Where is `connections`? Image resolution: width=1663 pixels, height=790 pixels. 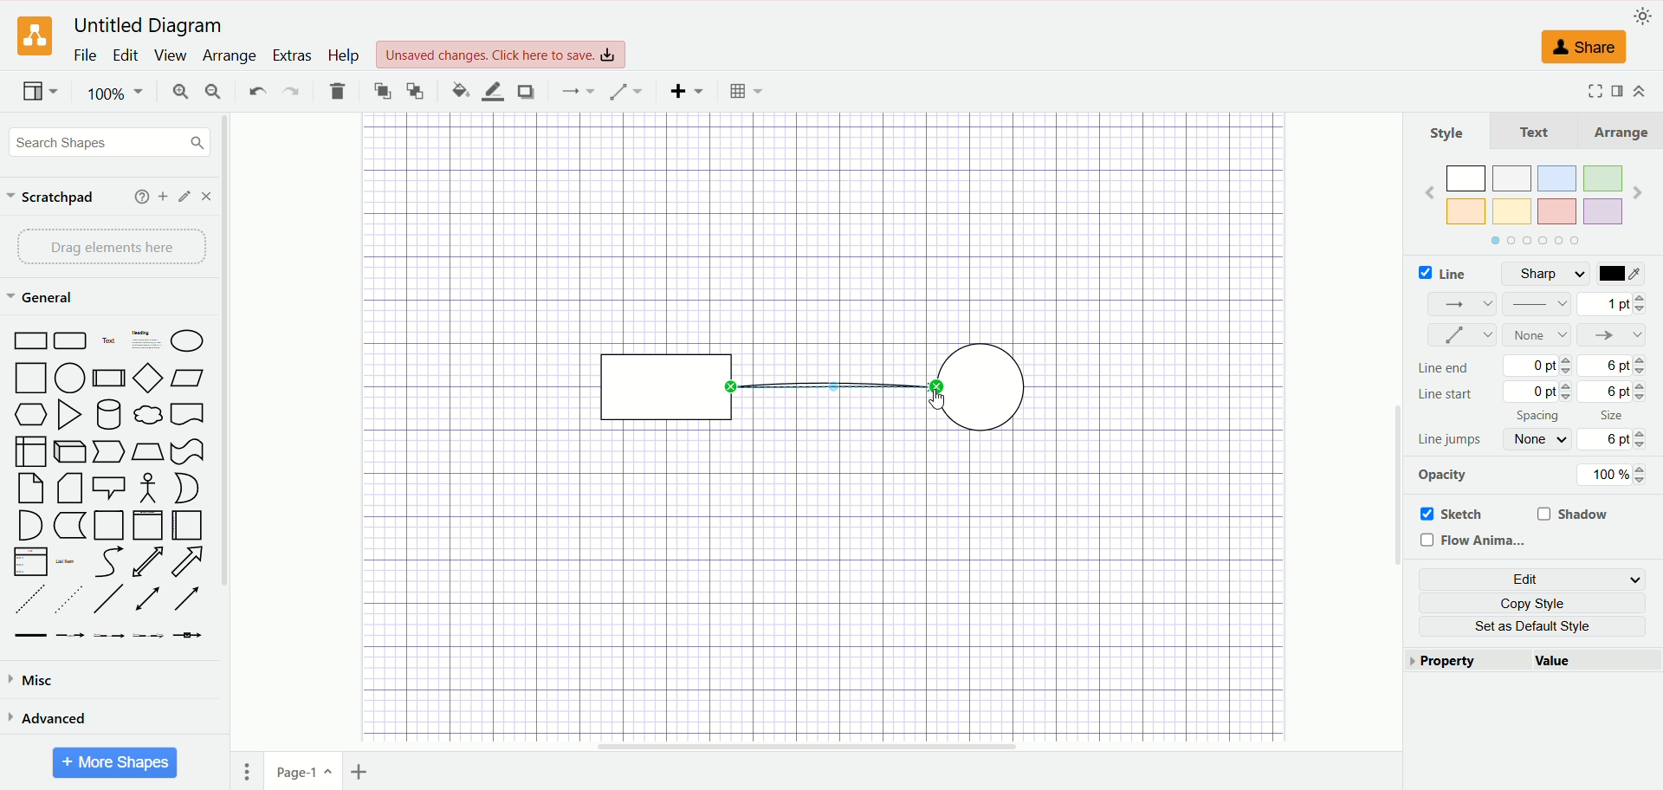
connections is located at coordinates (1468, 304).